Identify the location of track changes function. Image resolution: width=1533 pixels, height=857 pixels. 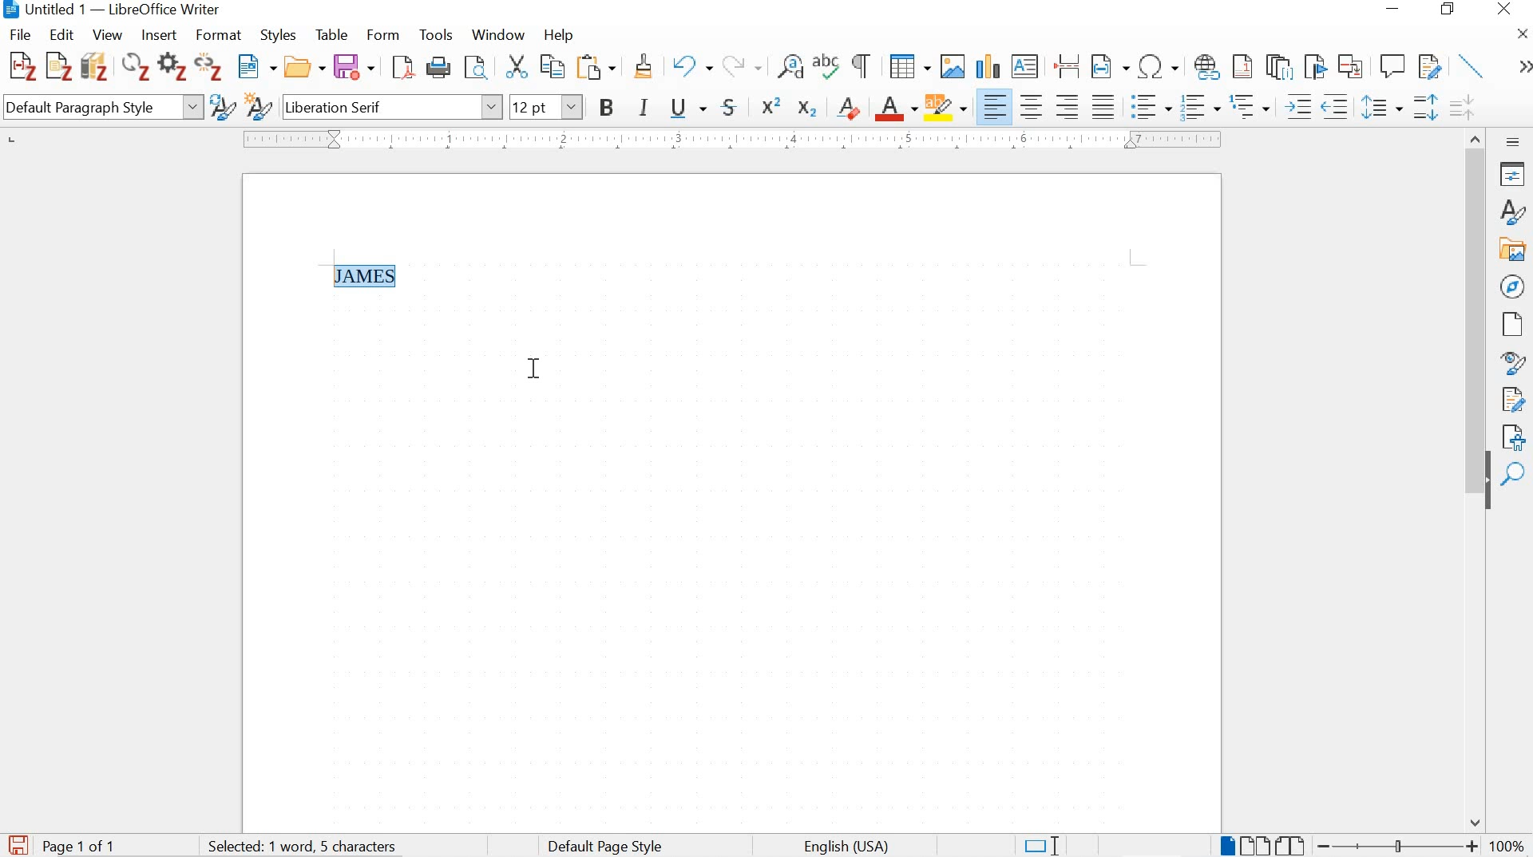
(1427, 65).